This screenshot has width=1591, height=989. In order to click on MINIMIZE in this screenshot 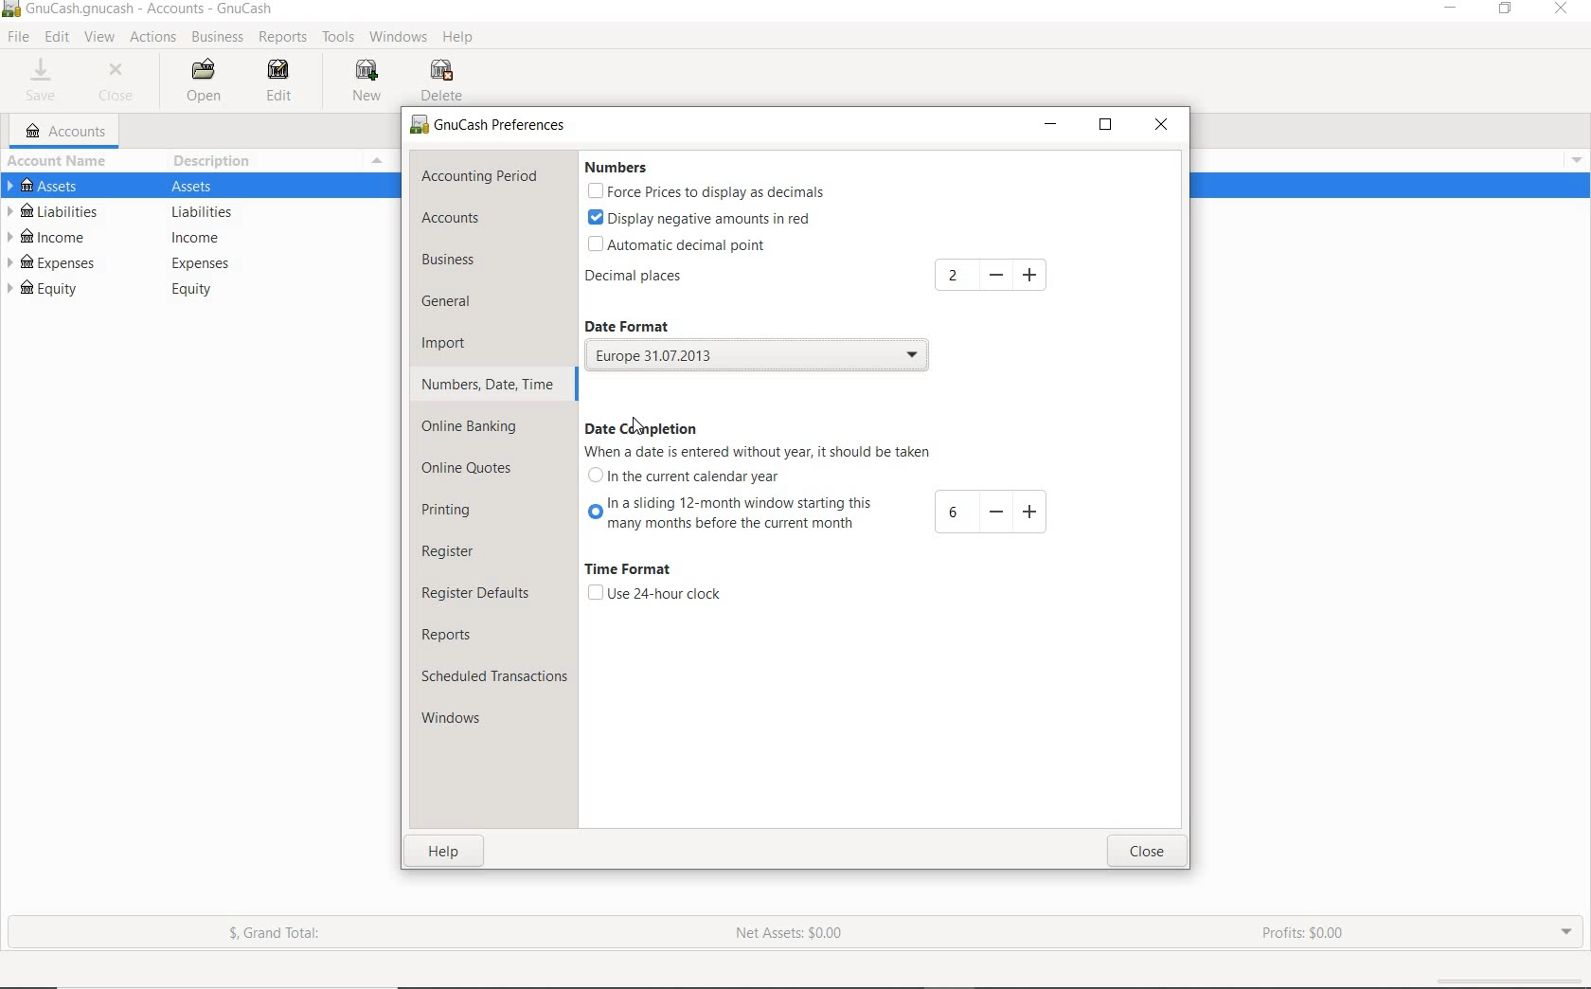, I will do `click(1453, 10)`.